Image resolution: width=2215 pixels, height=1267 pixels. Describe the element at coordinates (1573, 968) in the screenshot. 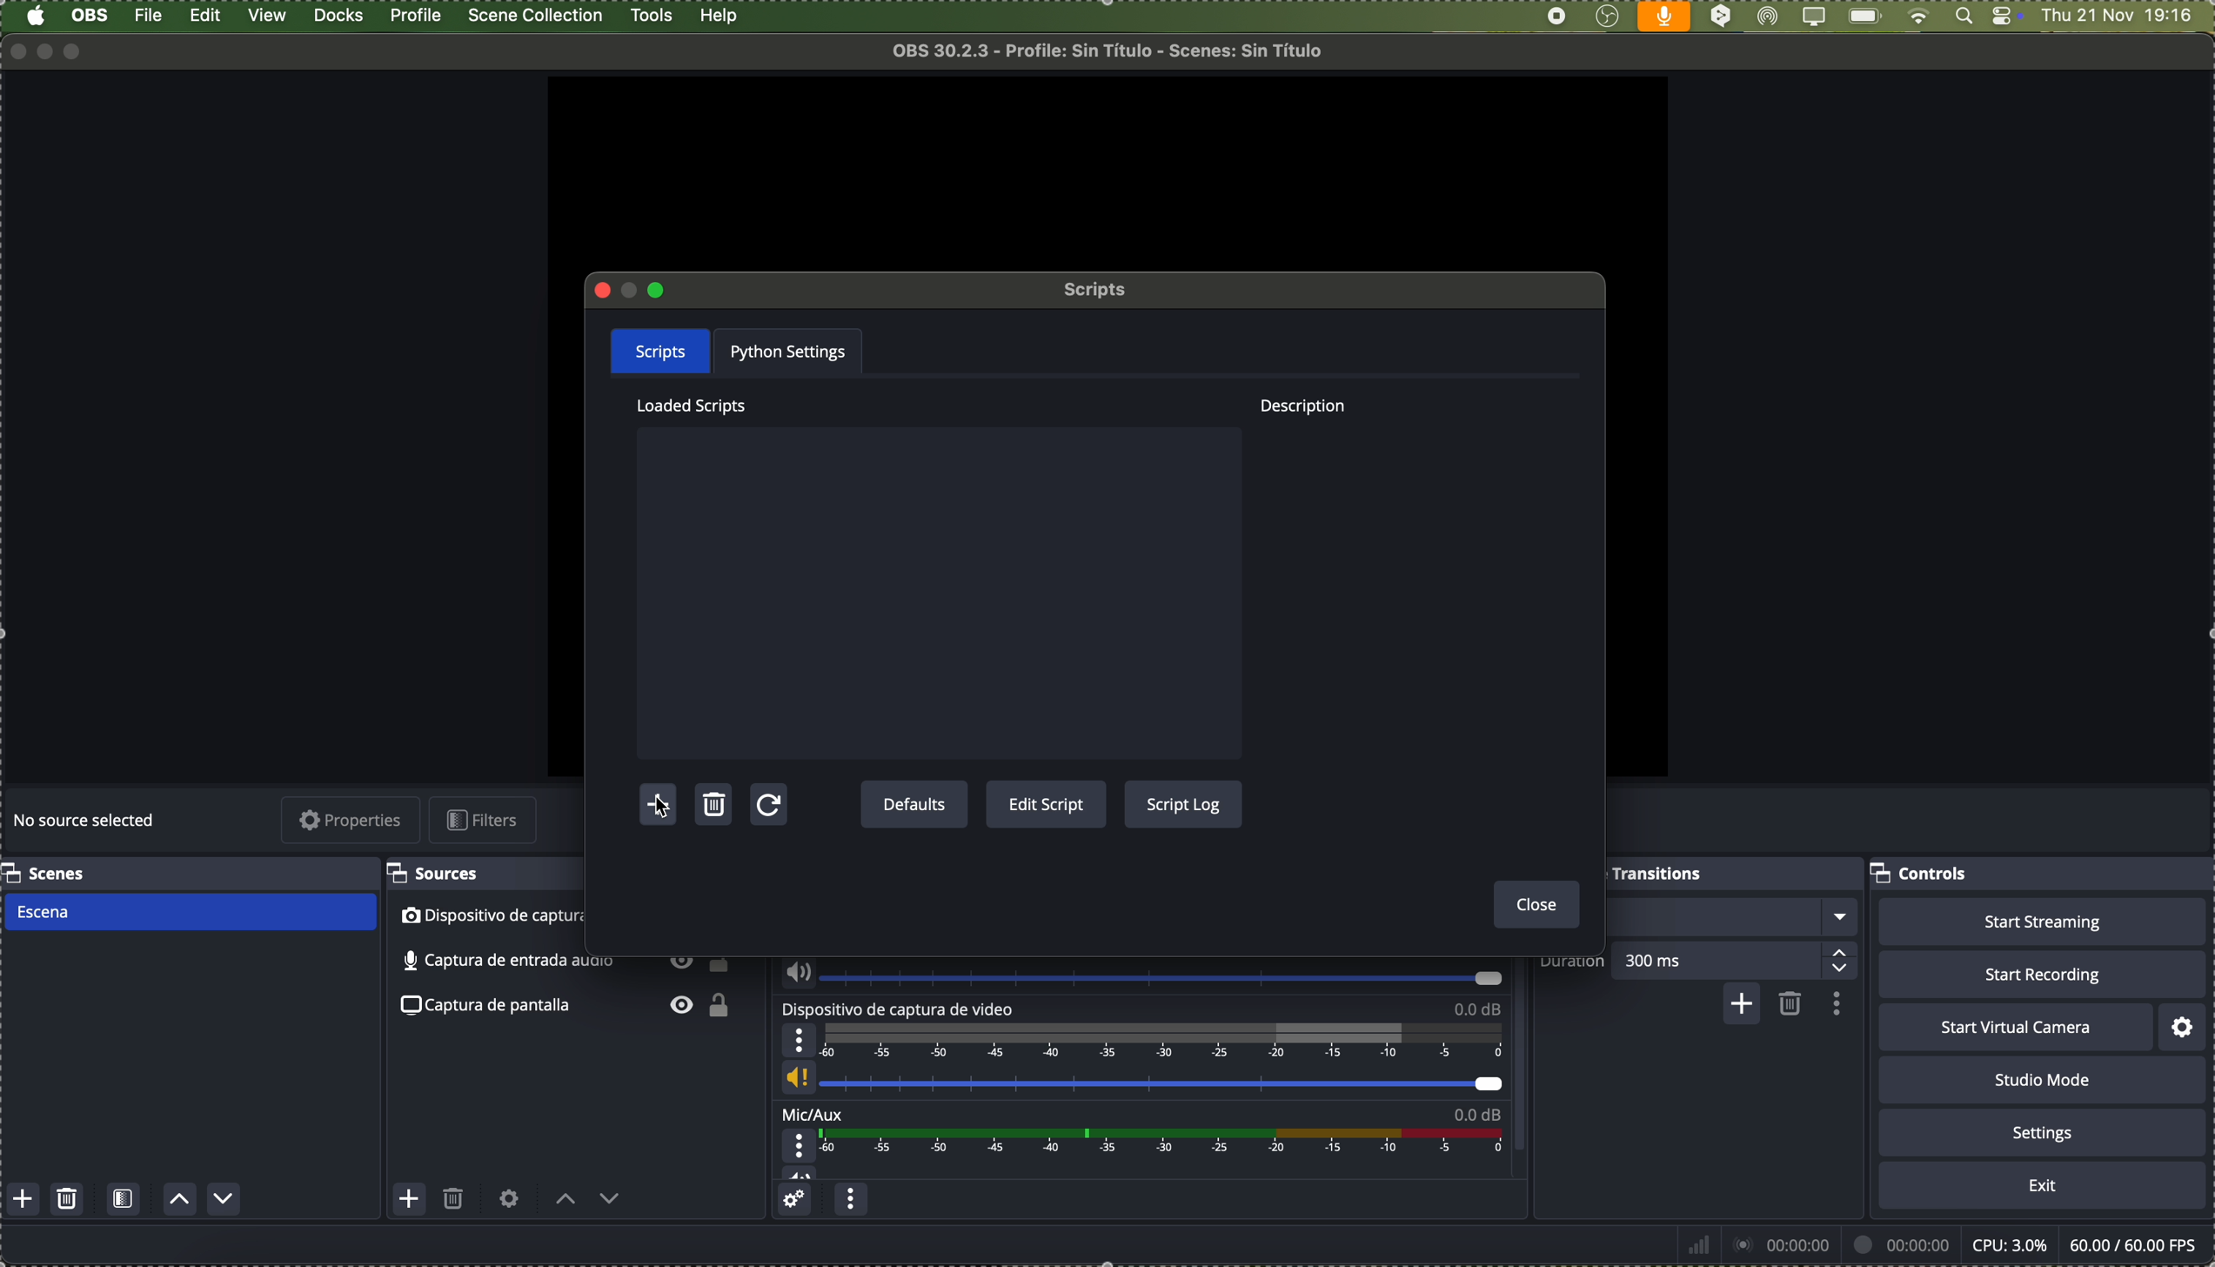

I see `duration` at that location.